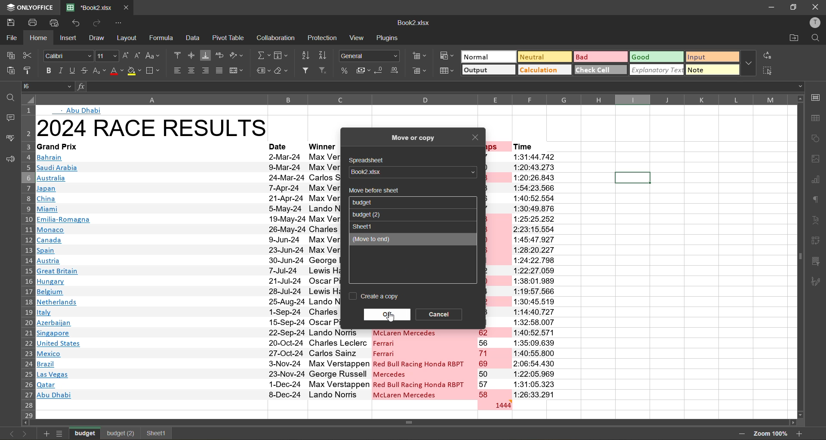 This screenshot has width=826, height=440. I want to click on cursor, so click(393, 318).